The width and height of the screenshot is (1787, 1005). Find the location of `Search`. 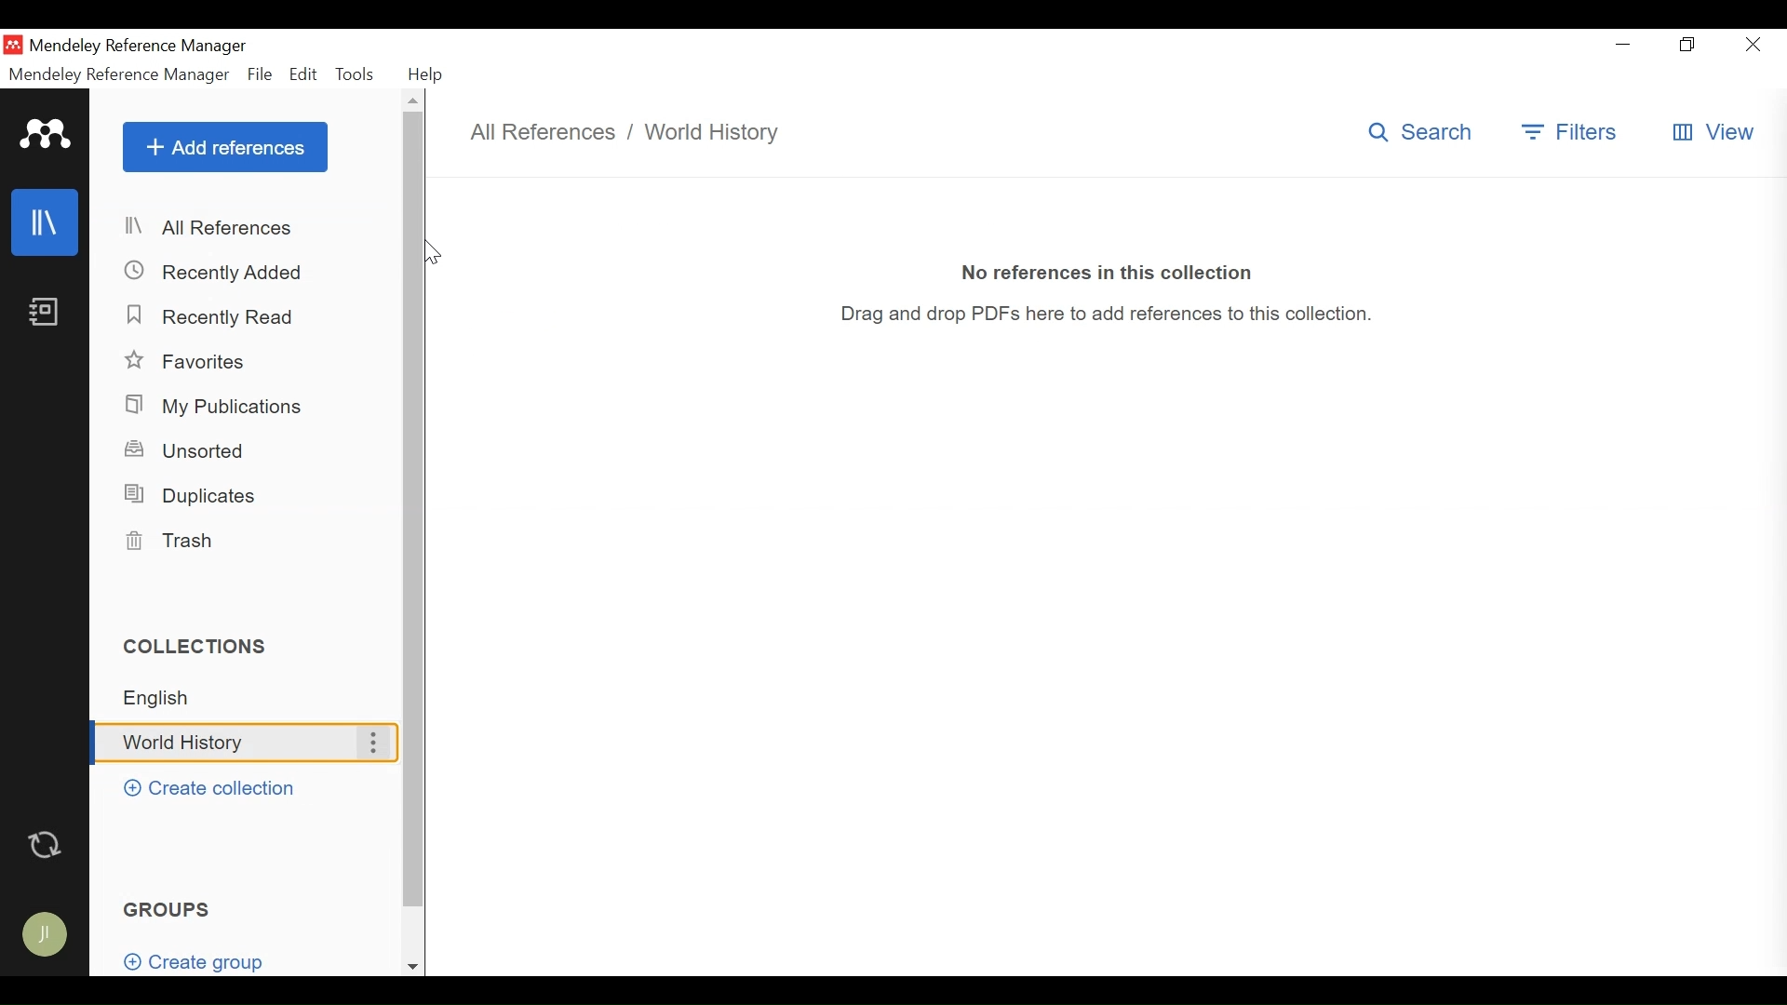

Search is located at coordinates (1427, 131).